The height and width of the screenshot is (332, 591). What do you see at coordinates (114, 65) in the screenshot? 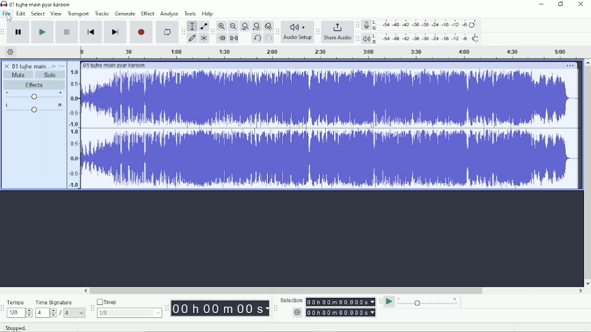
I see `Track title` at bounding box center [114, 65].